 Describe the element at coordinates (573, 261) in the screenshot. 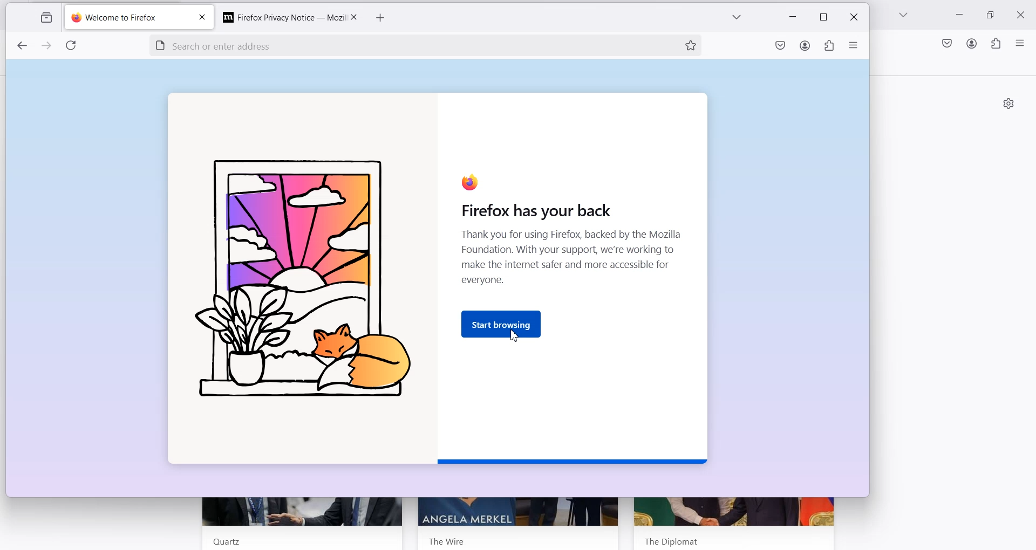

I see `Thank you for using Firefox, backed by the Mozilla Foundation. With your support, we're working to make the internet safer and more accessible for everyone.` at that location.